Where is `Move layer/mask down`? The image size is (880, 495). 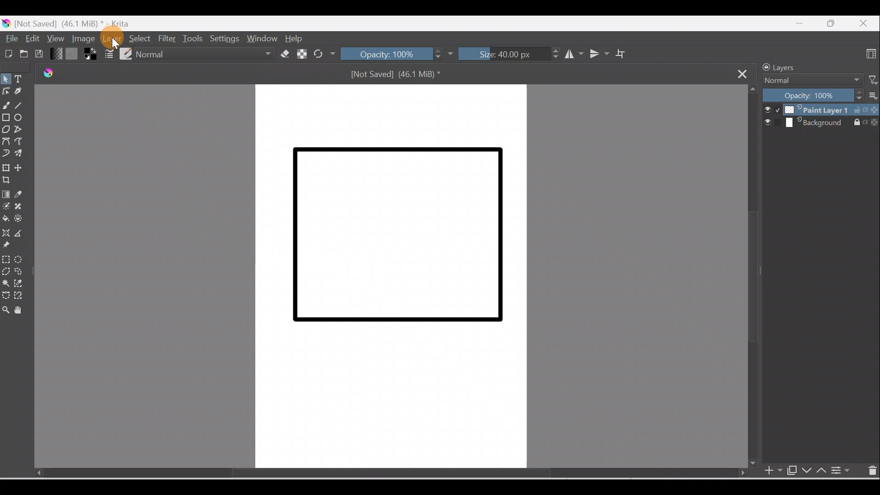
Move layer/mask down is located at coordinates (807, 471).